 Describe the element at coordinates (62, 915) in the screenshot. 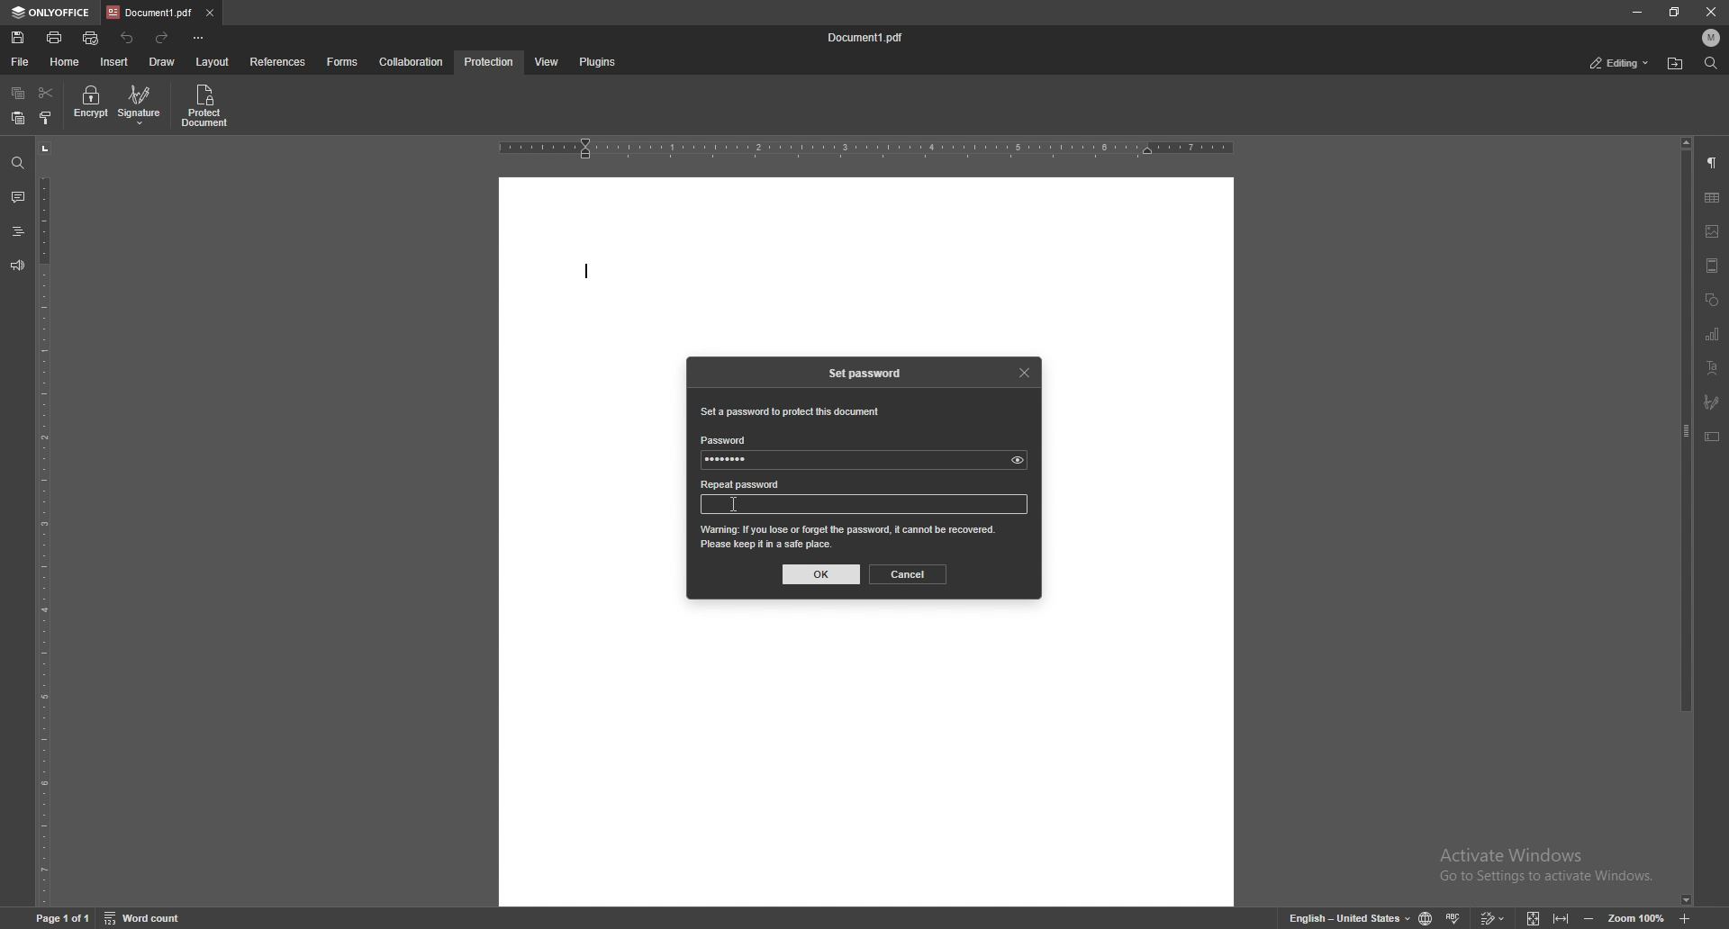

I see `page` at that location.